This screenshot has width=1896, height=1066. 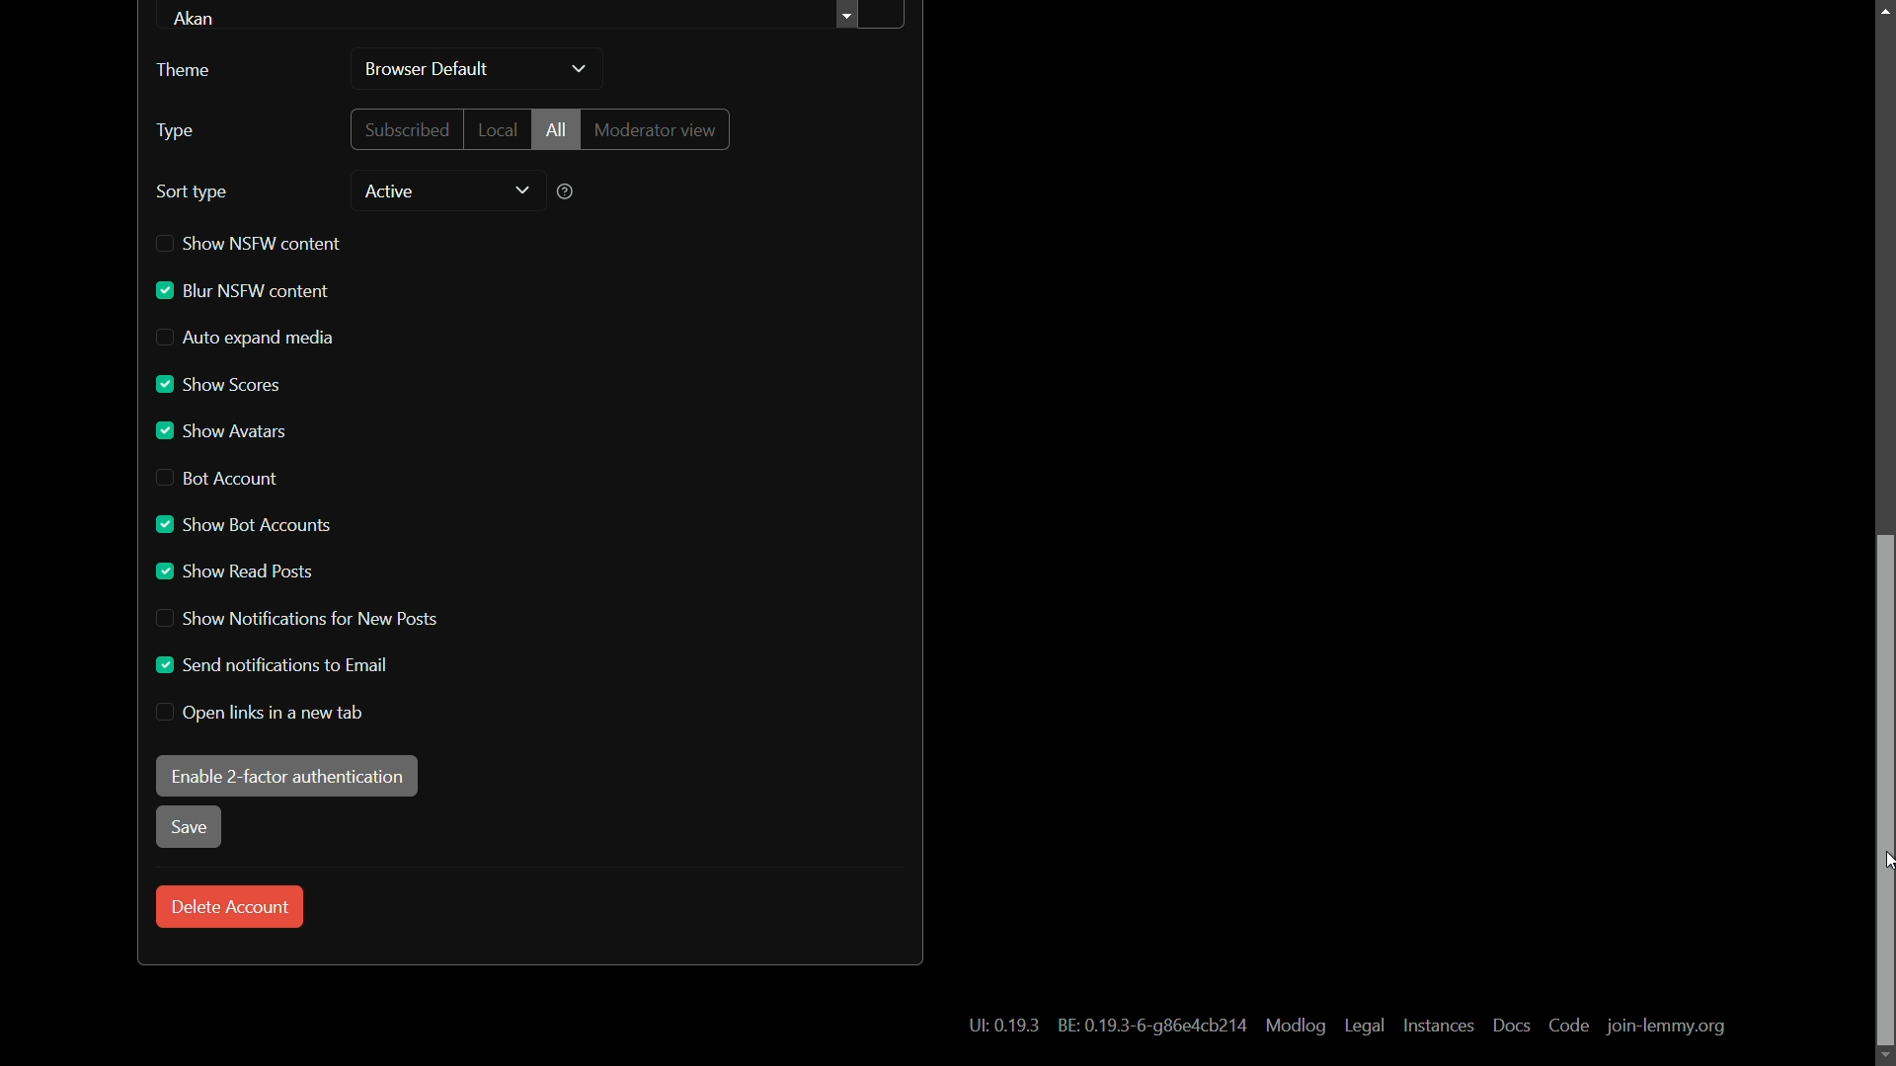 What do you see at coordinates (387, 191) in the screenshot?
I see `active` at bounding box center [387, 191].